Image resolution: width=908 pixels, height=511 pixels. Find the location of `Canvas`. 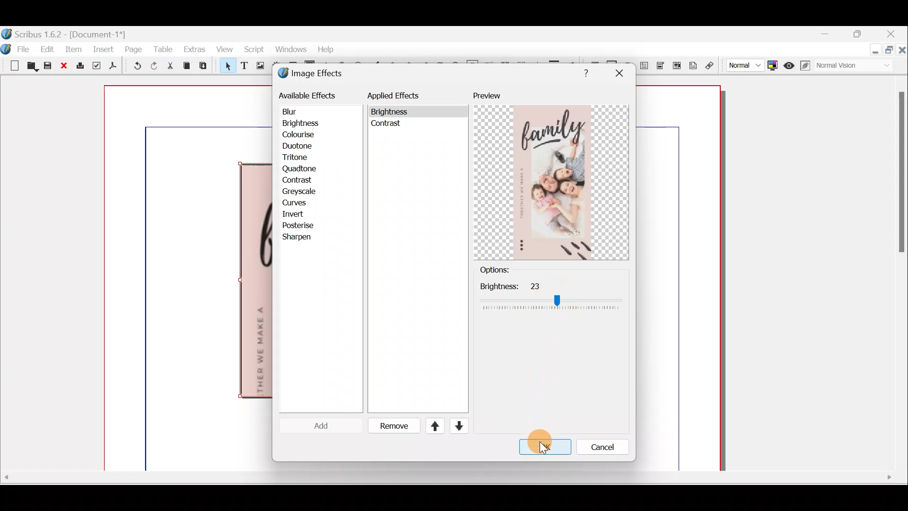

Canvas is located at coordinates (189, 279).